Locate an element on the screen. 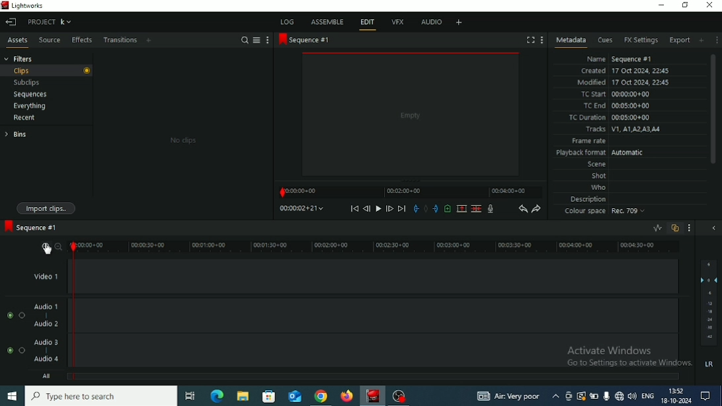 This screenshot has height=406, width=722. Scene is located at coordinates (596, 165).